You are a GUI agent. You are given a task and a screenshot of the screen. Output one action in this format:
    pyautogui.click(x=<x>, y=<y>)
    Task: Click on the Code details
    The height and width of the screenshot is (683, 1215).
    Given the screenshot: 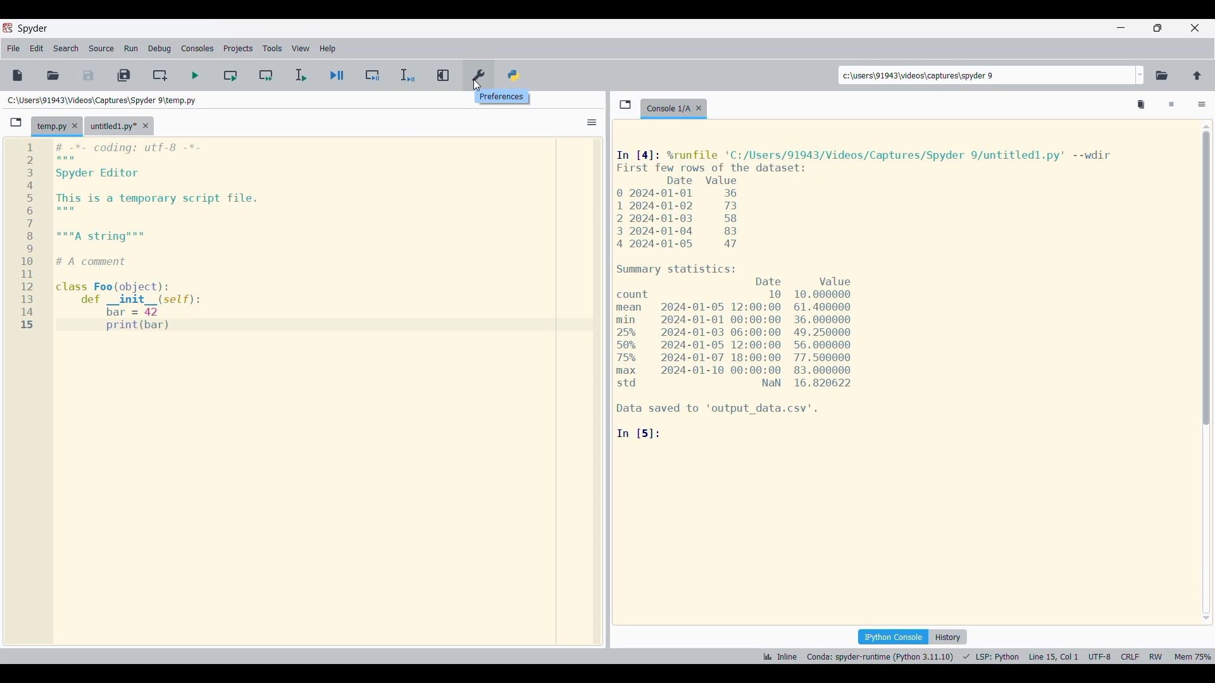 What is the action you would take?
    pyautogui.click(x=894, y=296)
    